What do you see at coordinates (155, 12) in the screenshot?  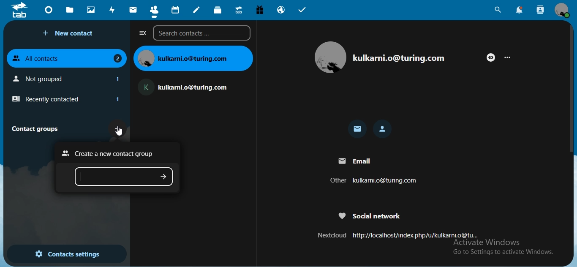 I see `contacts` at bounding box center [155, 12].